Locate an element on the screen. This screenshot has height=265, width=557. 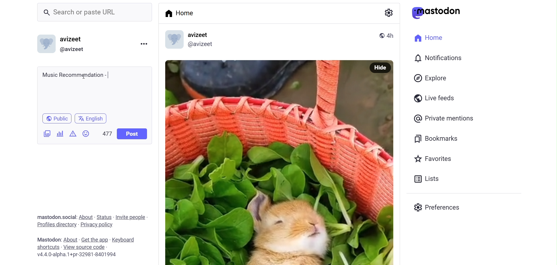
mastodon is located at coordinates (48, 239).